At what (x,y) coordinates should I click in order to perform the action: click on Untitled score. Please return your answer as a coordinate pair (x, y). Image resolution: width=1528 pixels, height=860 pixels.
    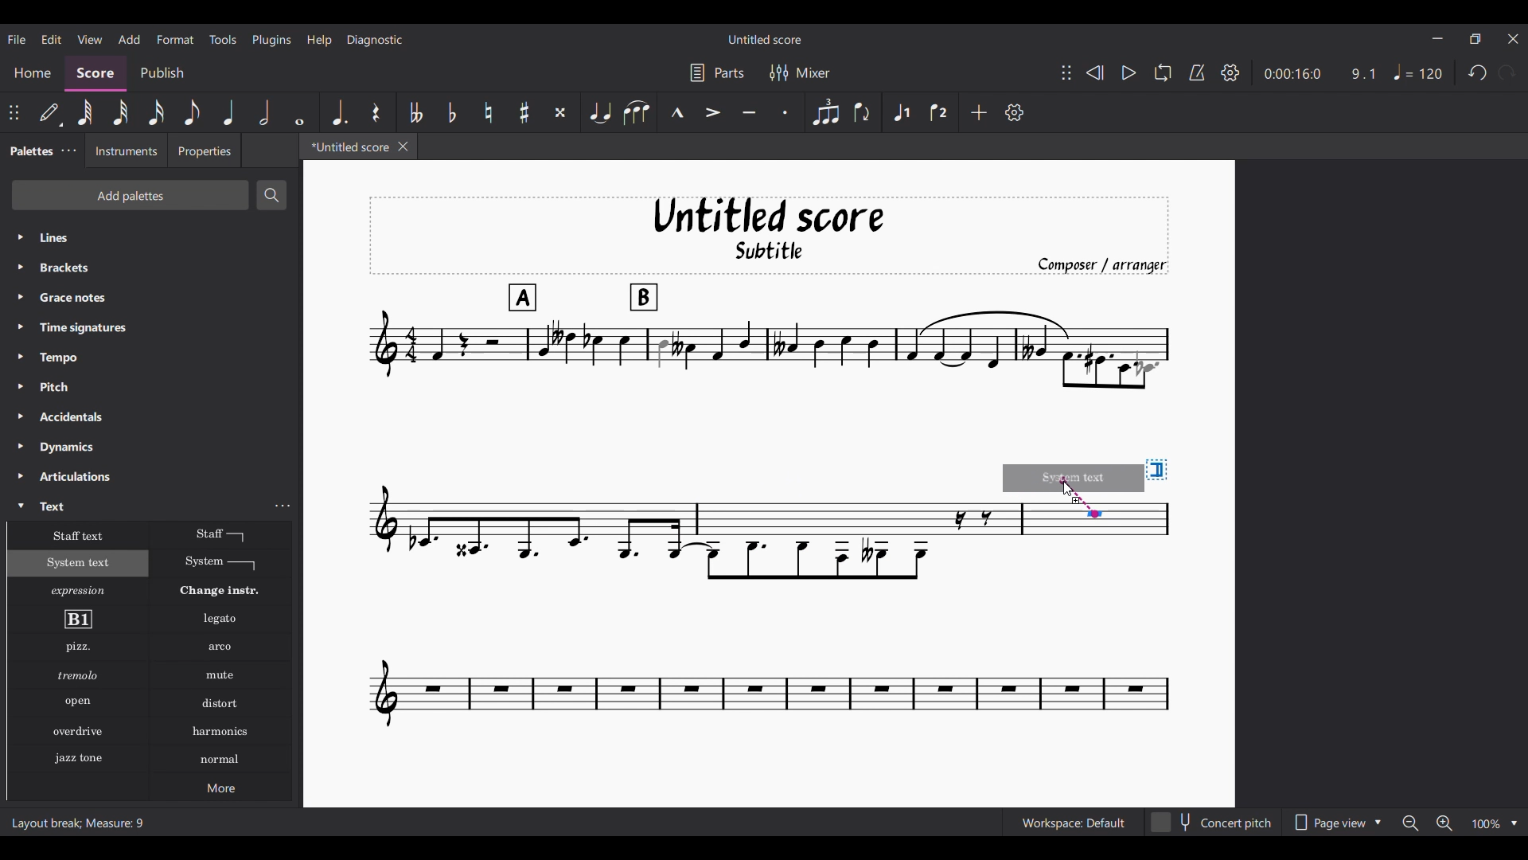
    Looking at the image, I should click on (765, 40).